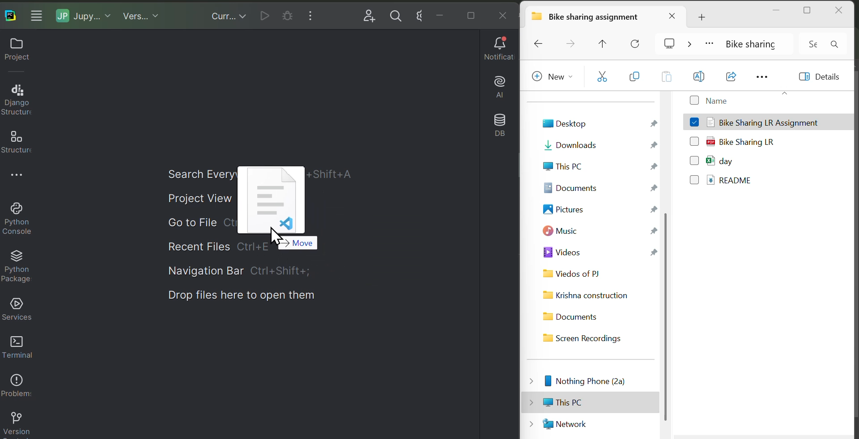  Describe the element at coordinates (602, 78) in the screenshot. I see `cut` at that location.